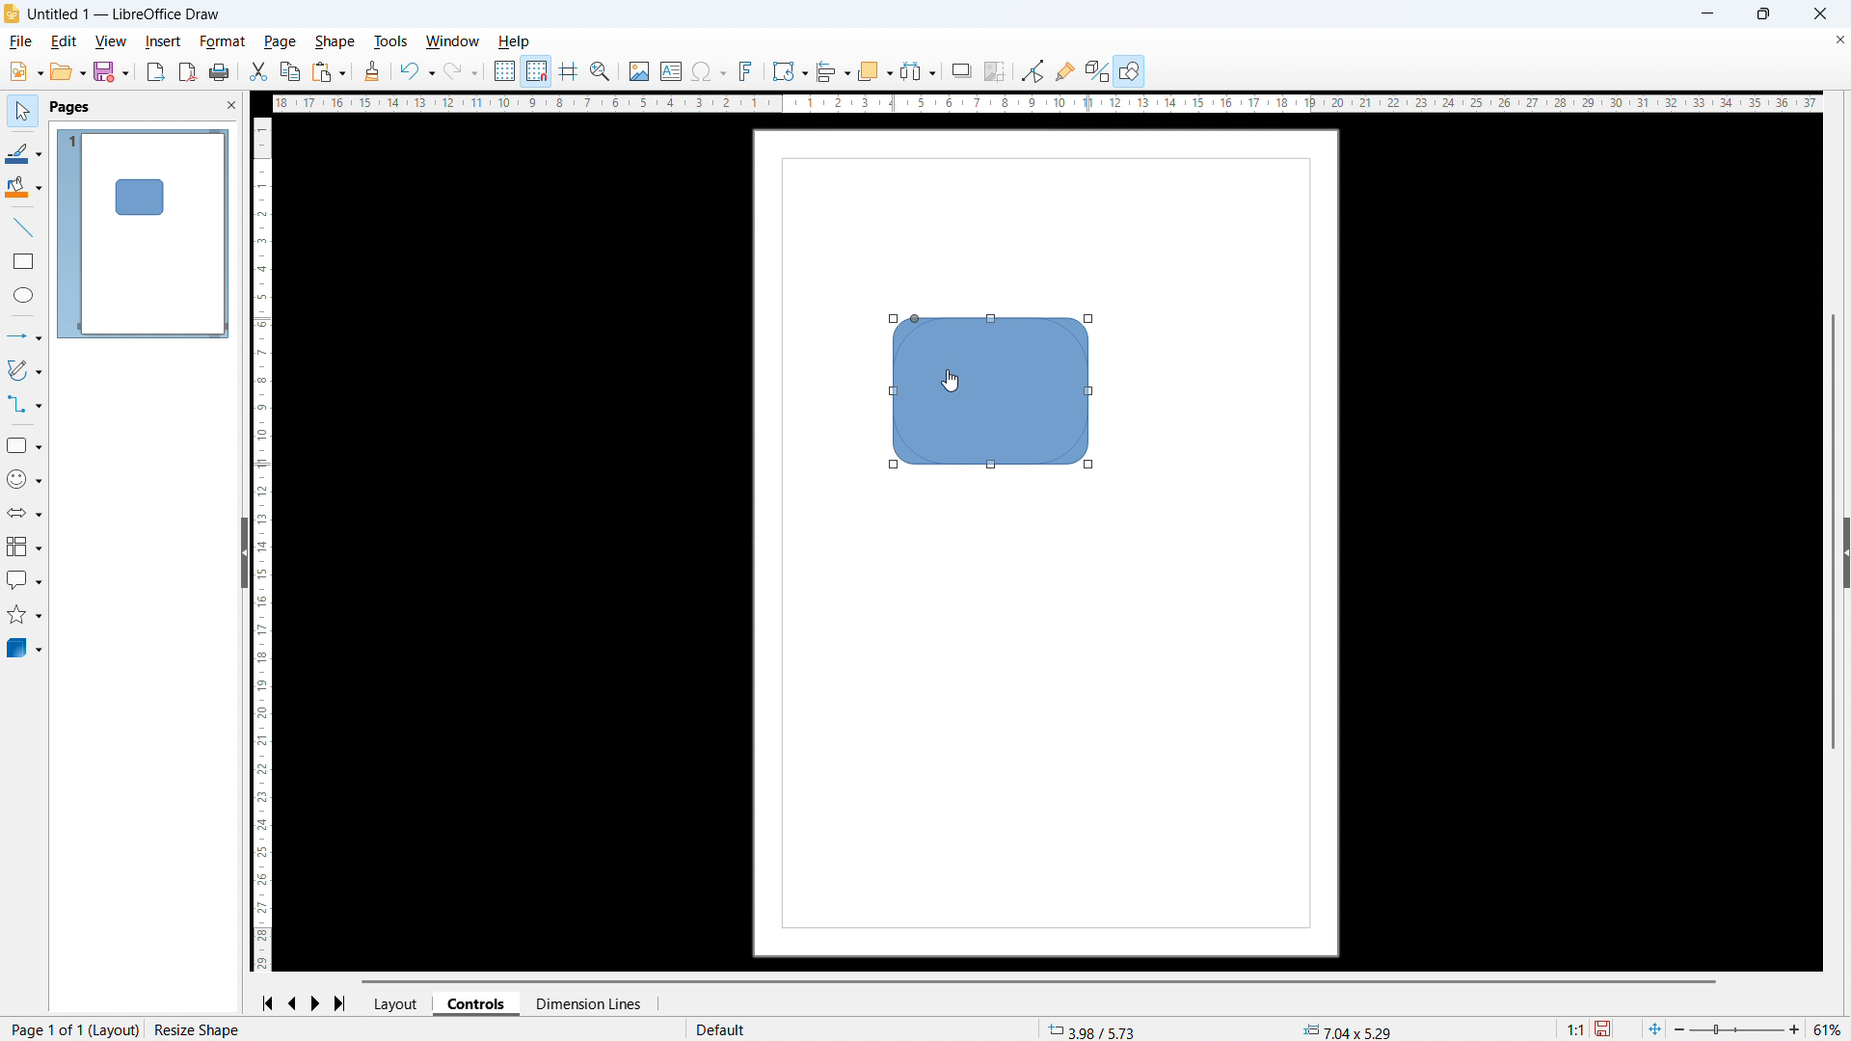 This screenshot has height=1041, width=1851. What do you see at coordinates (329, 73) in the screenshot?
I see `paste ` at bounding box center [329, 73].